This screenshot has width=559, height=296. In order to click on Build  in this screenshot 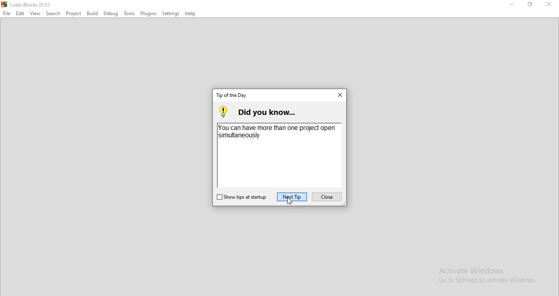, I will do `click(92, 14)`.